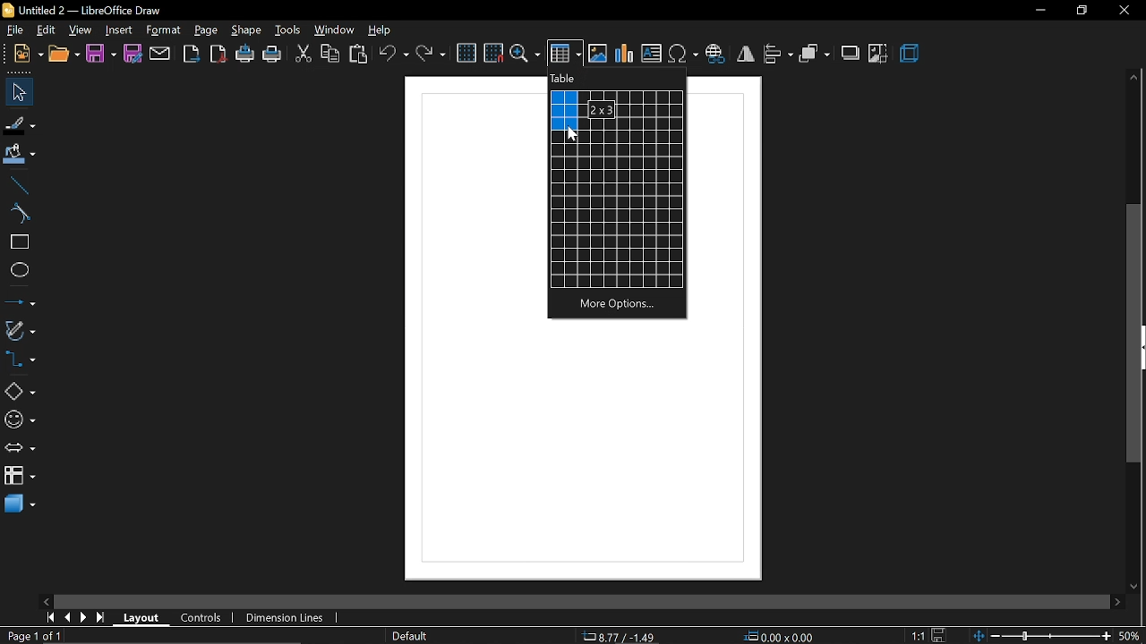 The width and height of the screenshot is (1146, 644). I want to click on 0.00x0.00, so click(781, 637).